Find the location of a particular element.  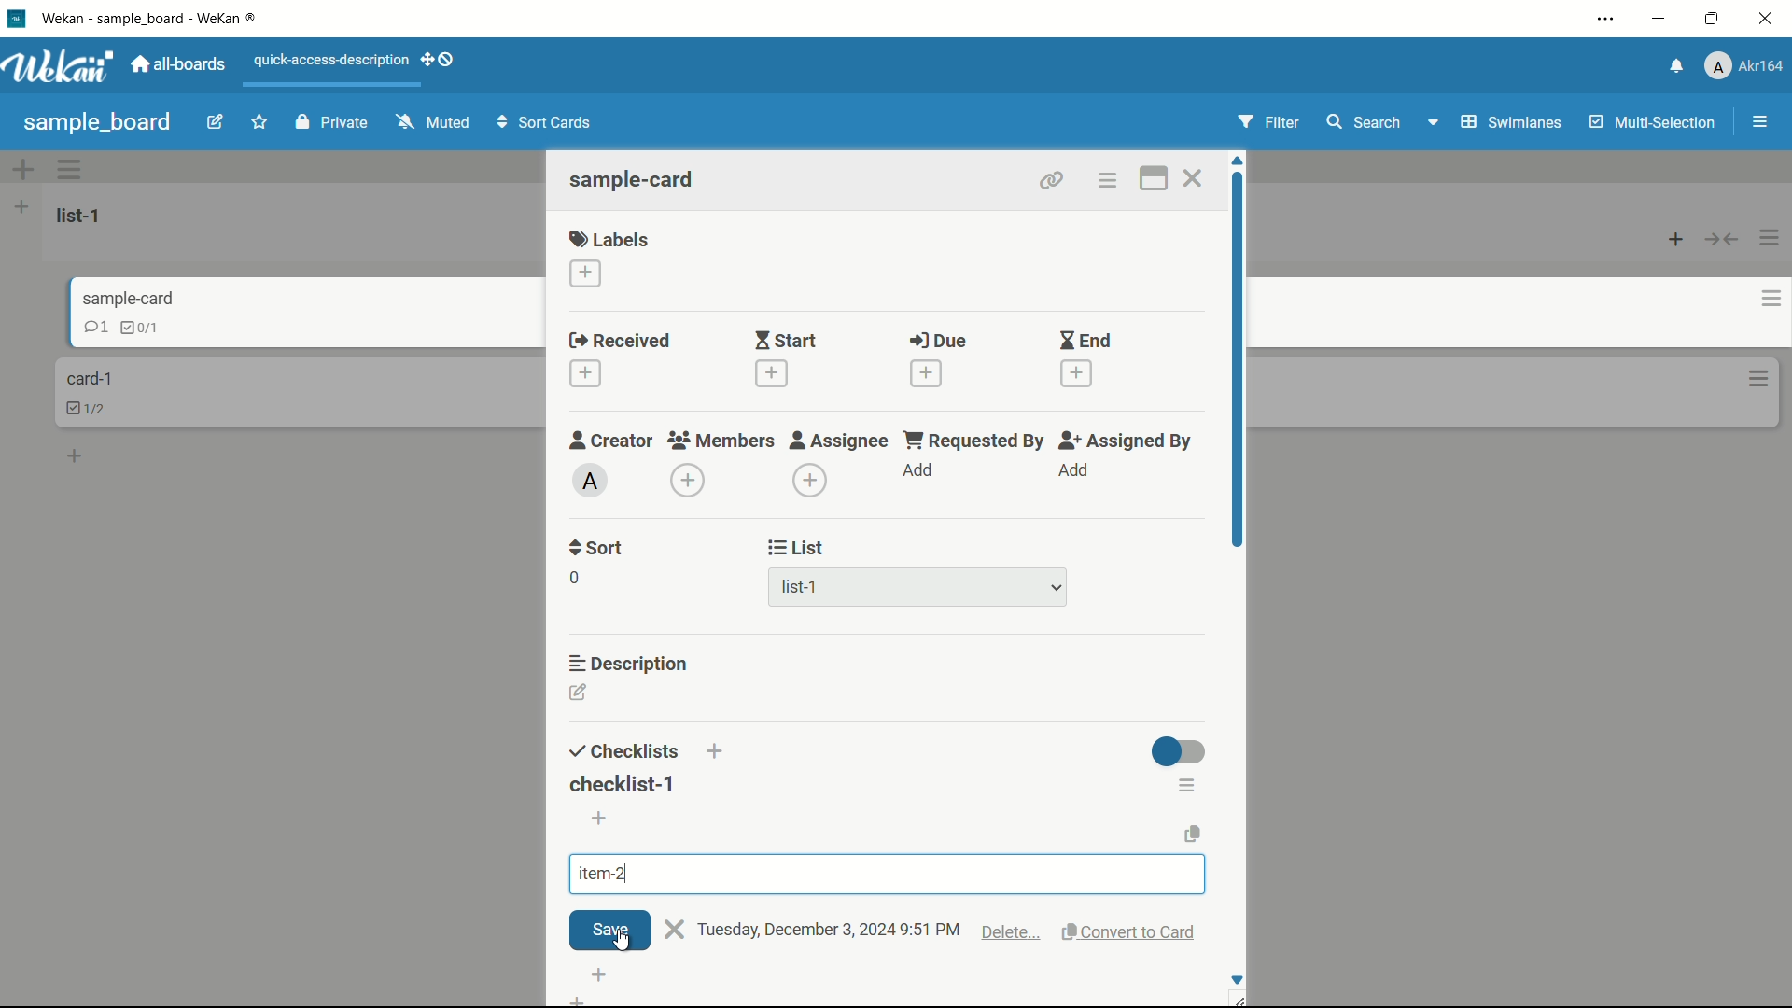

edit board is located at coordinates (216, 120).